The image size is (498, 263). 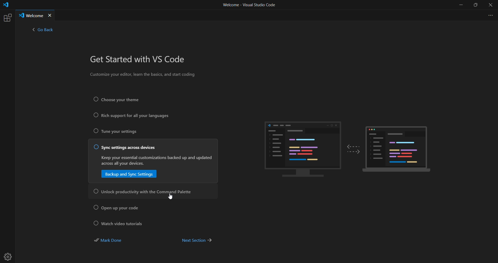 What do you see at coordinates (131, 116) in the screenshot?
I see `rich support for all your languages` at bounding box center [131, 116].